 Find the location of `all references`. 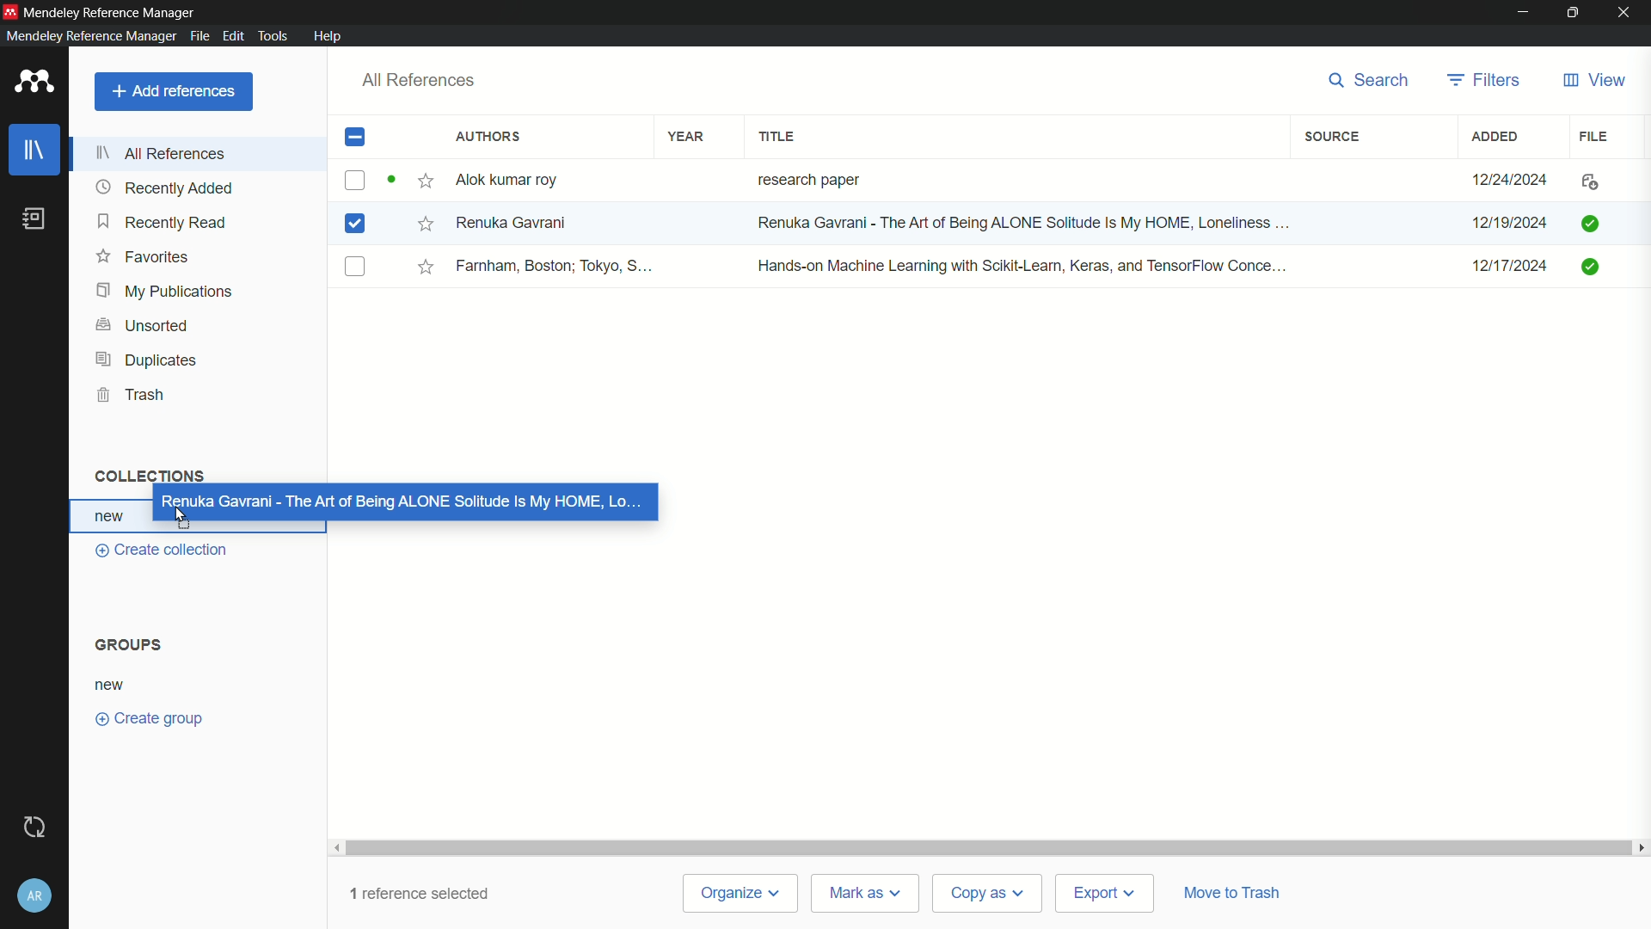

all references is located at coordinates (420, 81).